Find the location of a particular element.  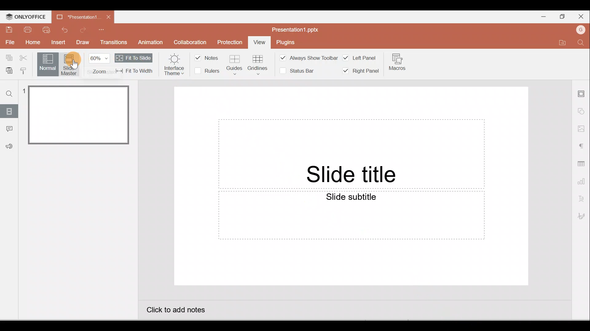

Document name is located at coordinates (76, 16).